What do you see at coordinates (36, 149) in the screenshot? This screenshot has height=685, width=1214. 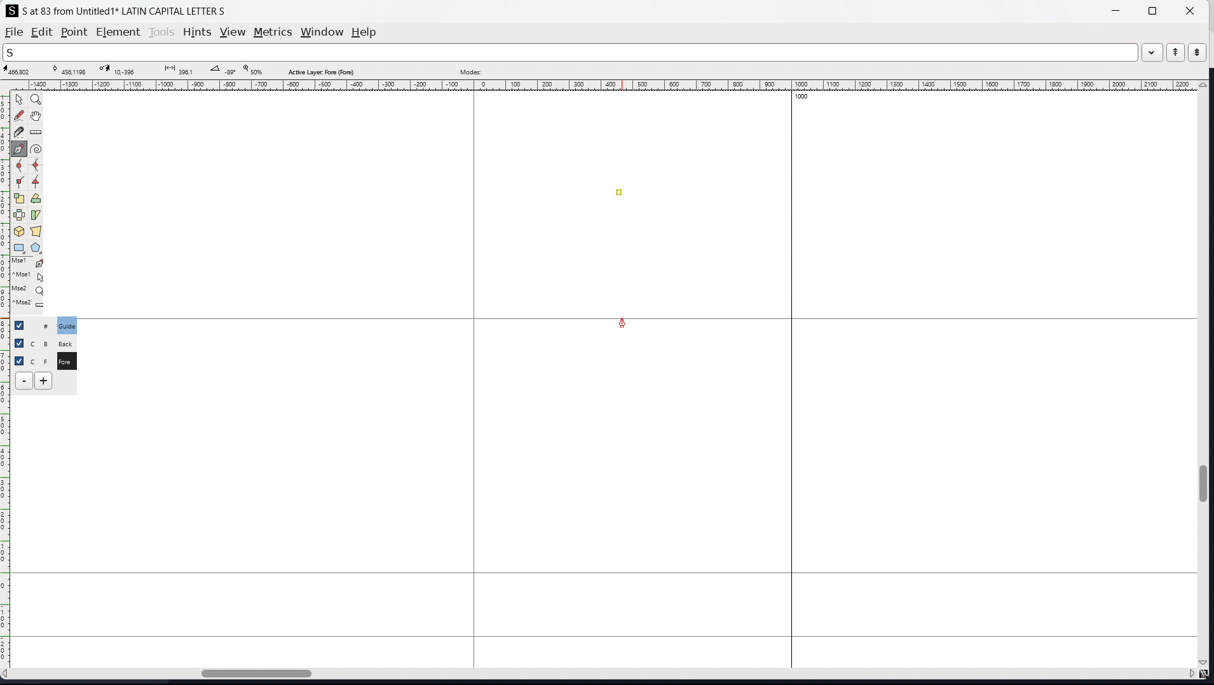 I see `toggle spiro` at bounding box center [36, 149].